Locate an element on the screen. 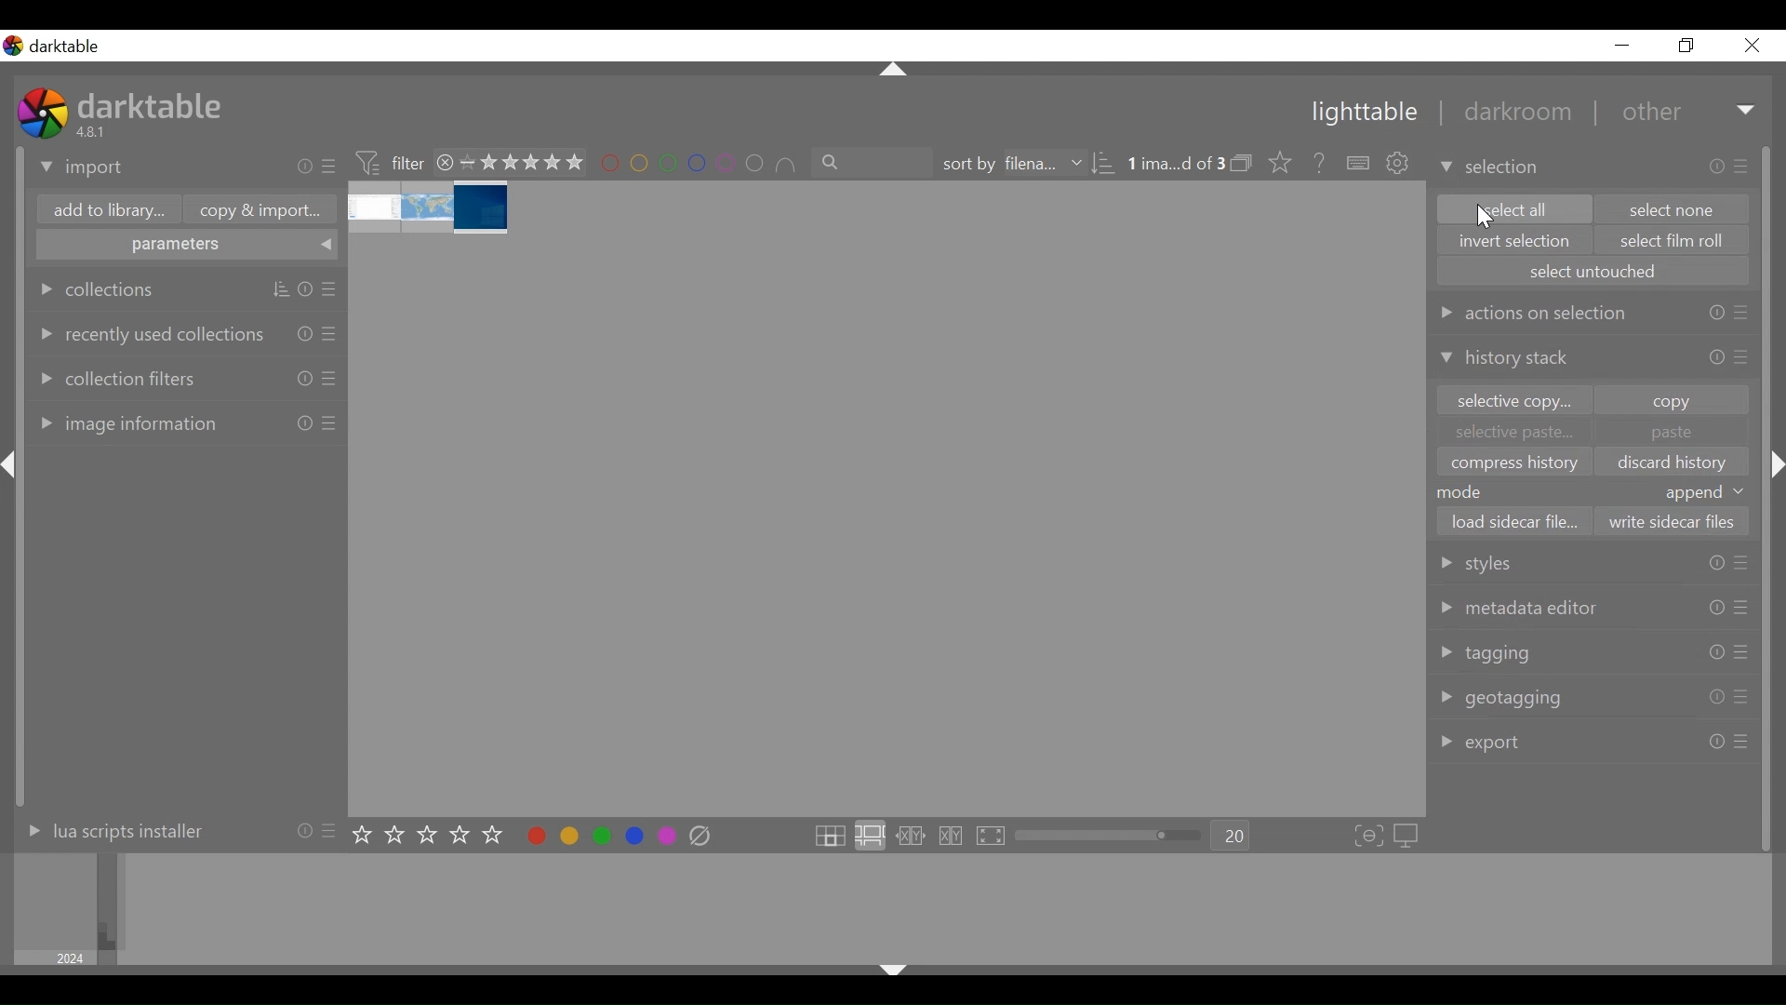 The image size is (1786, 1005). logo is located at coordinates (13, 46).